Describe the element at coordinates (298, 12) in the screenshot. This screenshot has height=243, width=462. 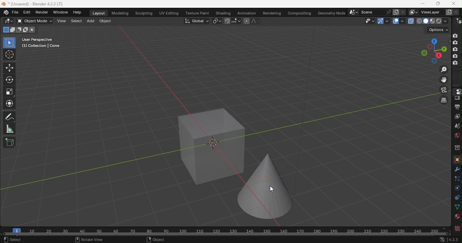
I see `Compositing` at that location.